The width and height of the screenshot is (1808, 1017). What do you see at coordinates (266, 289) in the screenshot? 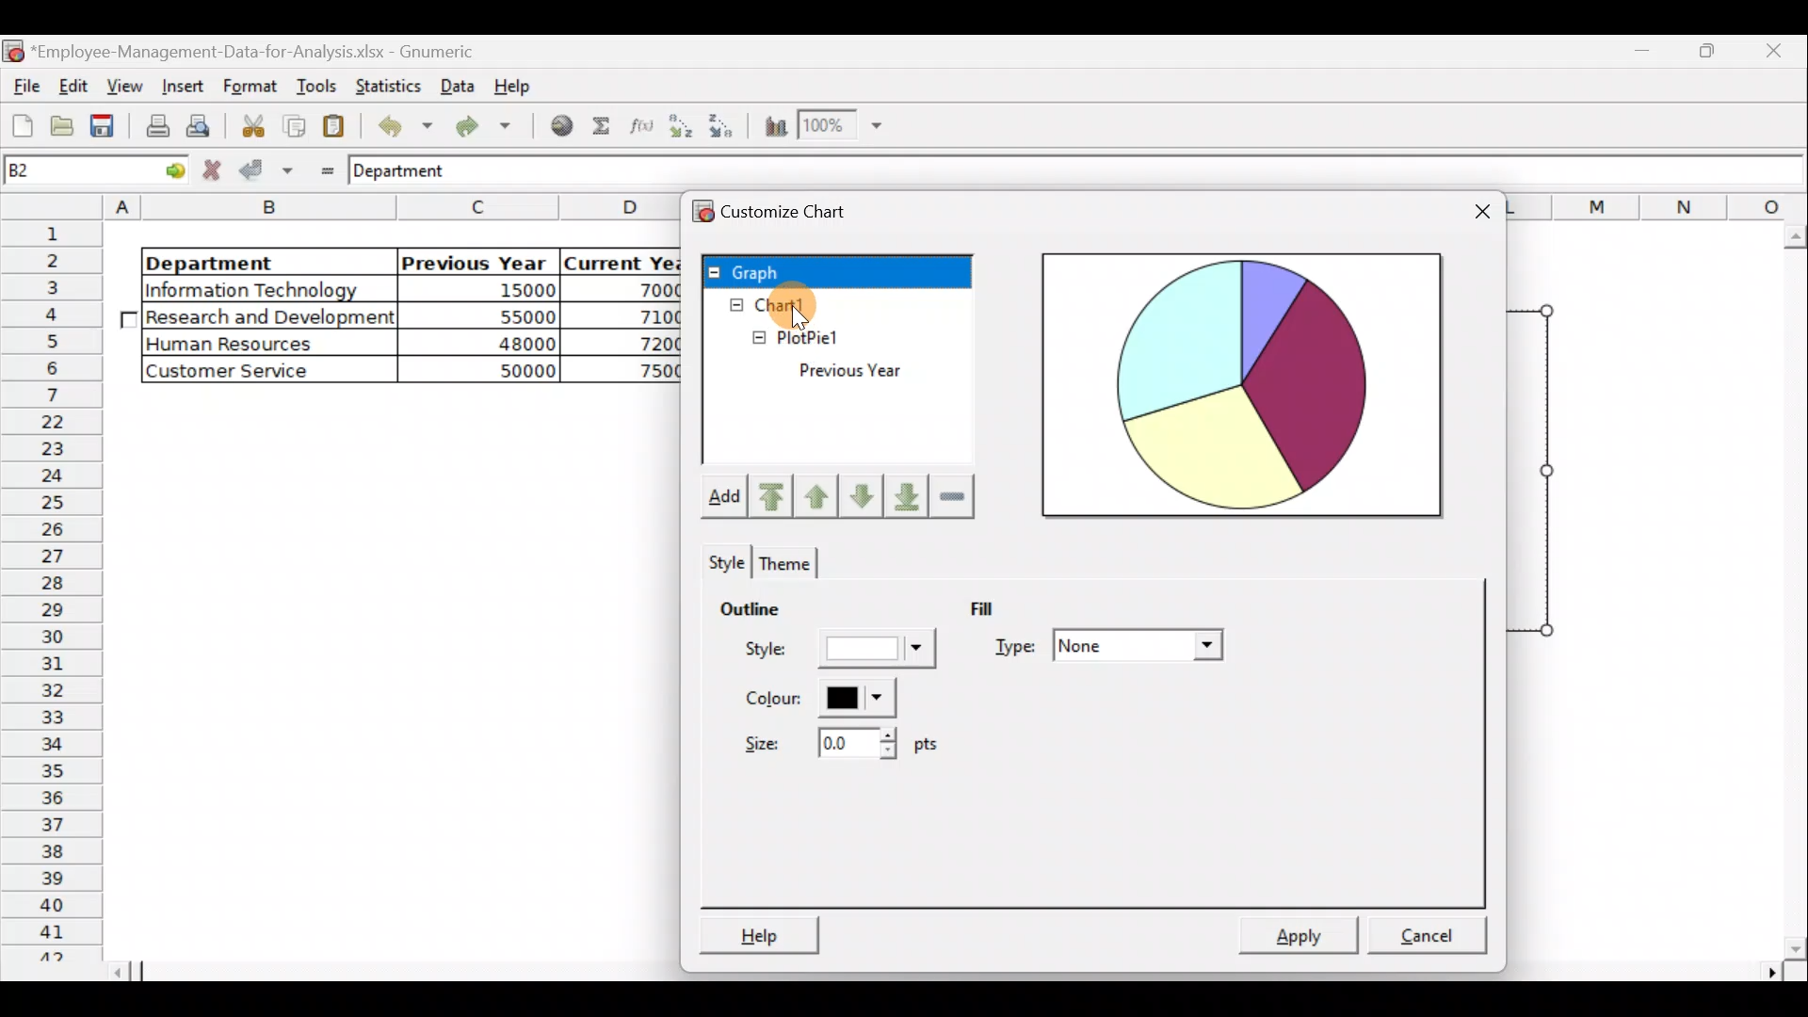
I see `|Information Technology` at bounding box center [266, 289].